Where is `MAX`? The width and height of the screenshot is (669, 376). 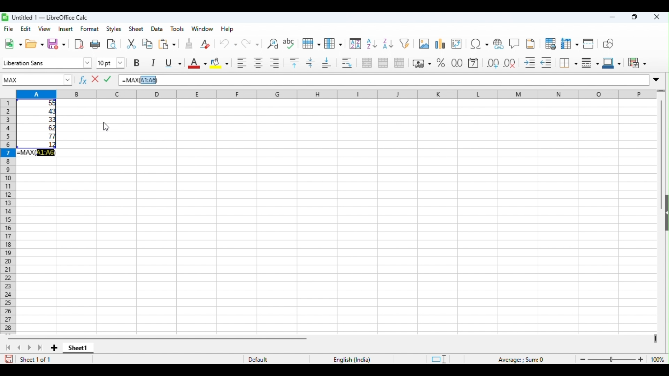 MAX is located at coordinates (31, 79).